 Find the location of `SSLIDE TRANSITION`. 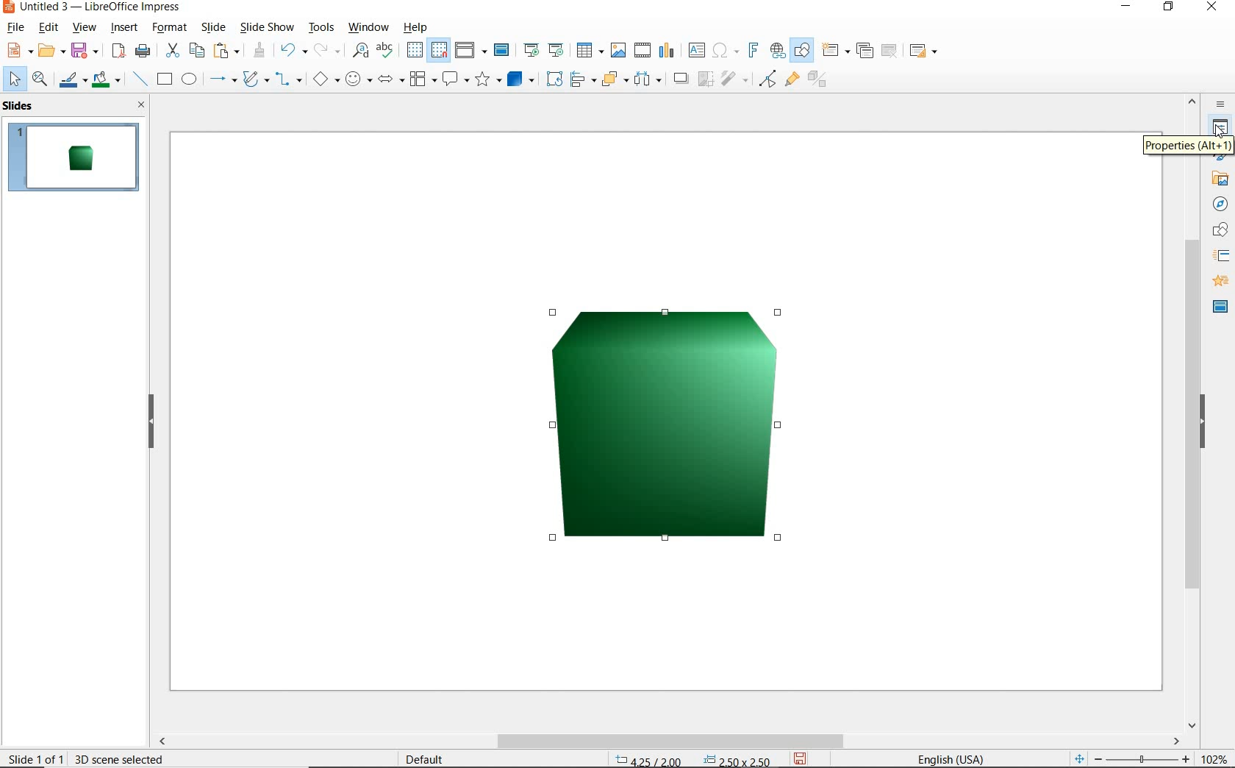

SSLIDE TRANSITION is located at coordinates (1222, 259).